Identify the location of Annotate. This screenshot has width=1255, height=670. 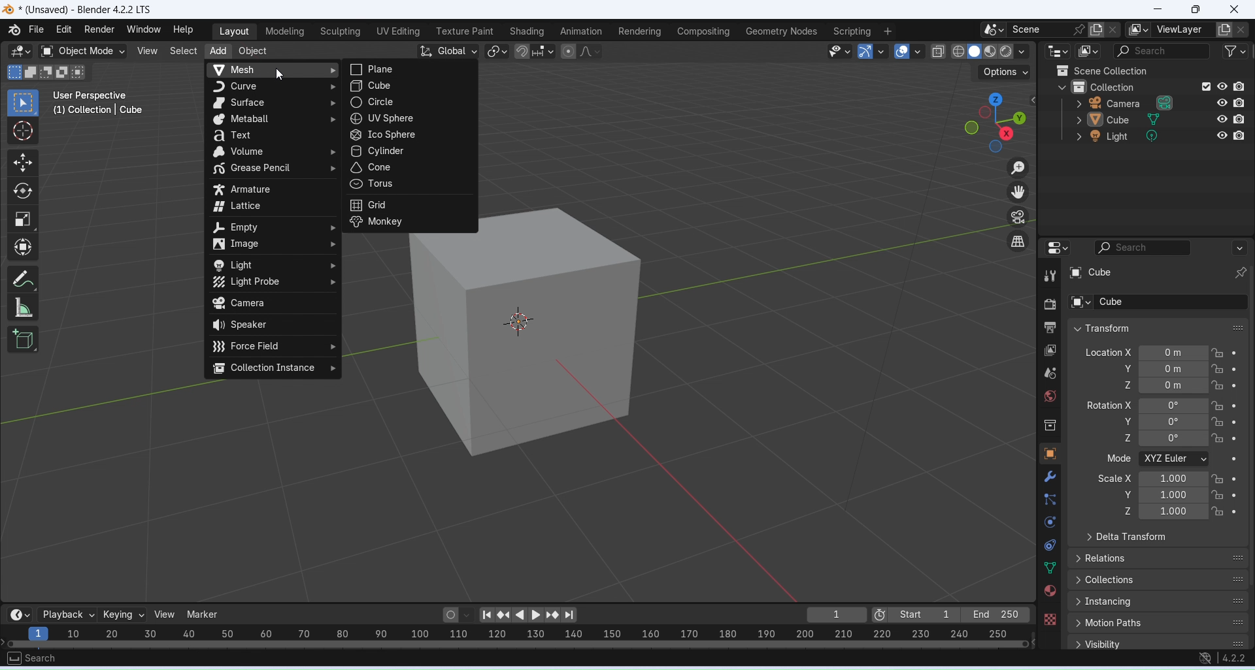
(24, 279).